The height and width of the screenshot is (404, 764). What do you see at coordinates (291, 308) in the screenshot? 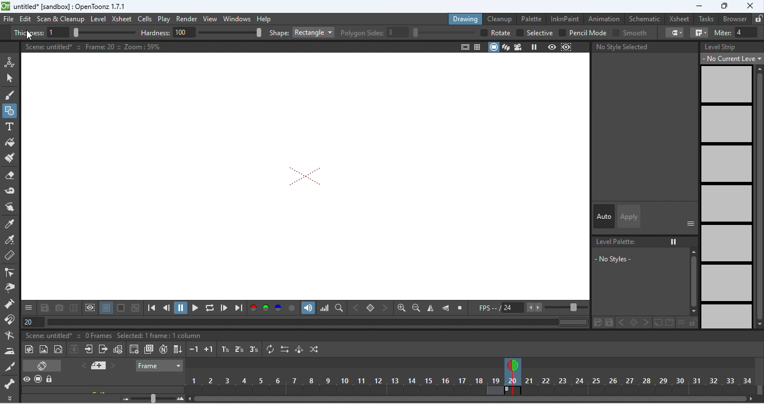
I see `alpha channel ` at bounding box center [291, 308].